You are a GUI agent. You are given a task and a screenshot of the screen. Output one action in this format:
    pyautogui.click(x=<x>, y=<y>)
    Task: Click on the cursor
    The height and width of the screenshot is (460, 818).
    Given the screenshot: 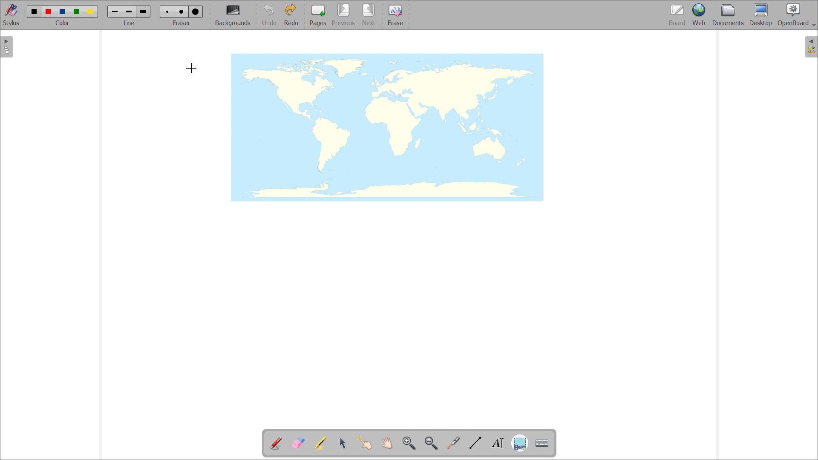 What is the action you would take?
    pyautogui.click(x=191, y=68)
    